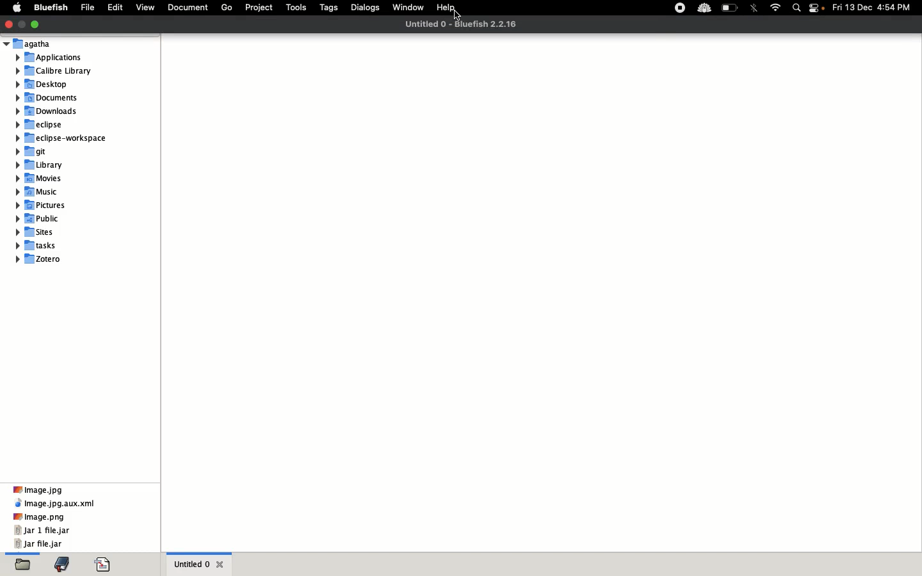  I want to click on music, so click(40, 218).